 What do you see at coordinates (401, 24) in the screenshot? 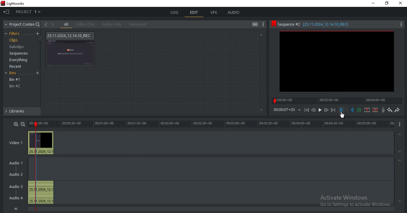
I see `More Options` at bounding box center [401, 24].